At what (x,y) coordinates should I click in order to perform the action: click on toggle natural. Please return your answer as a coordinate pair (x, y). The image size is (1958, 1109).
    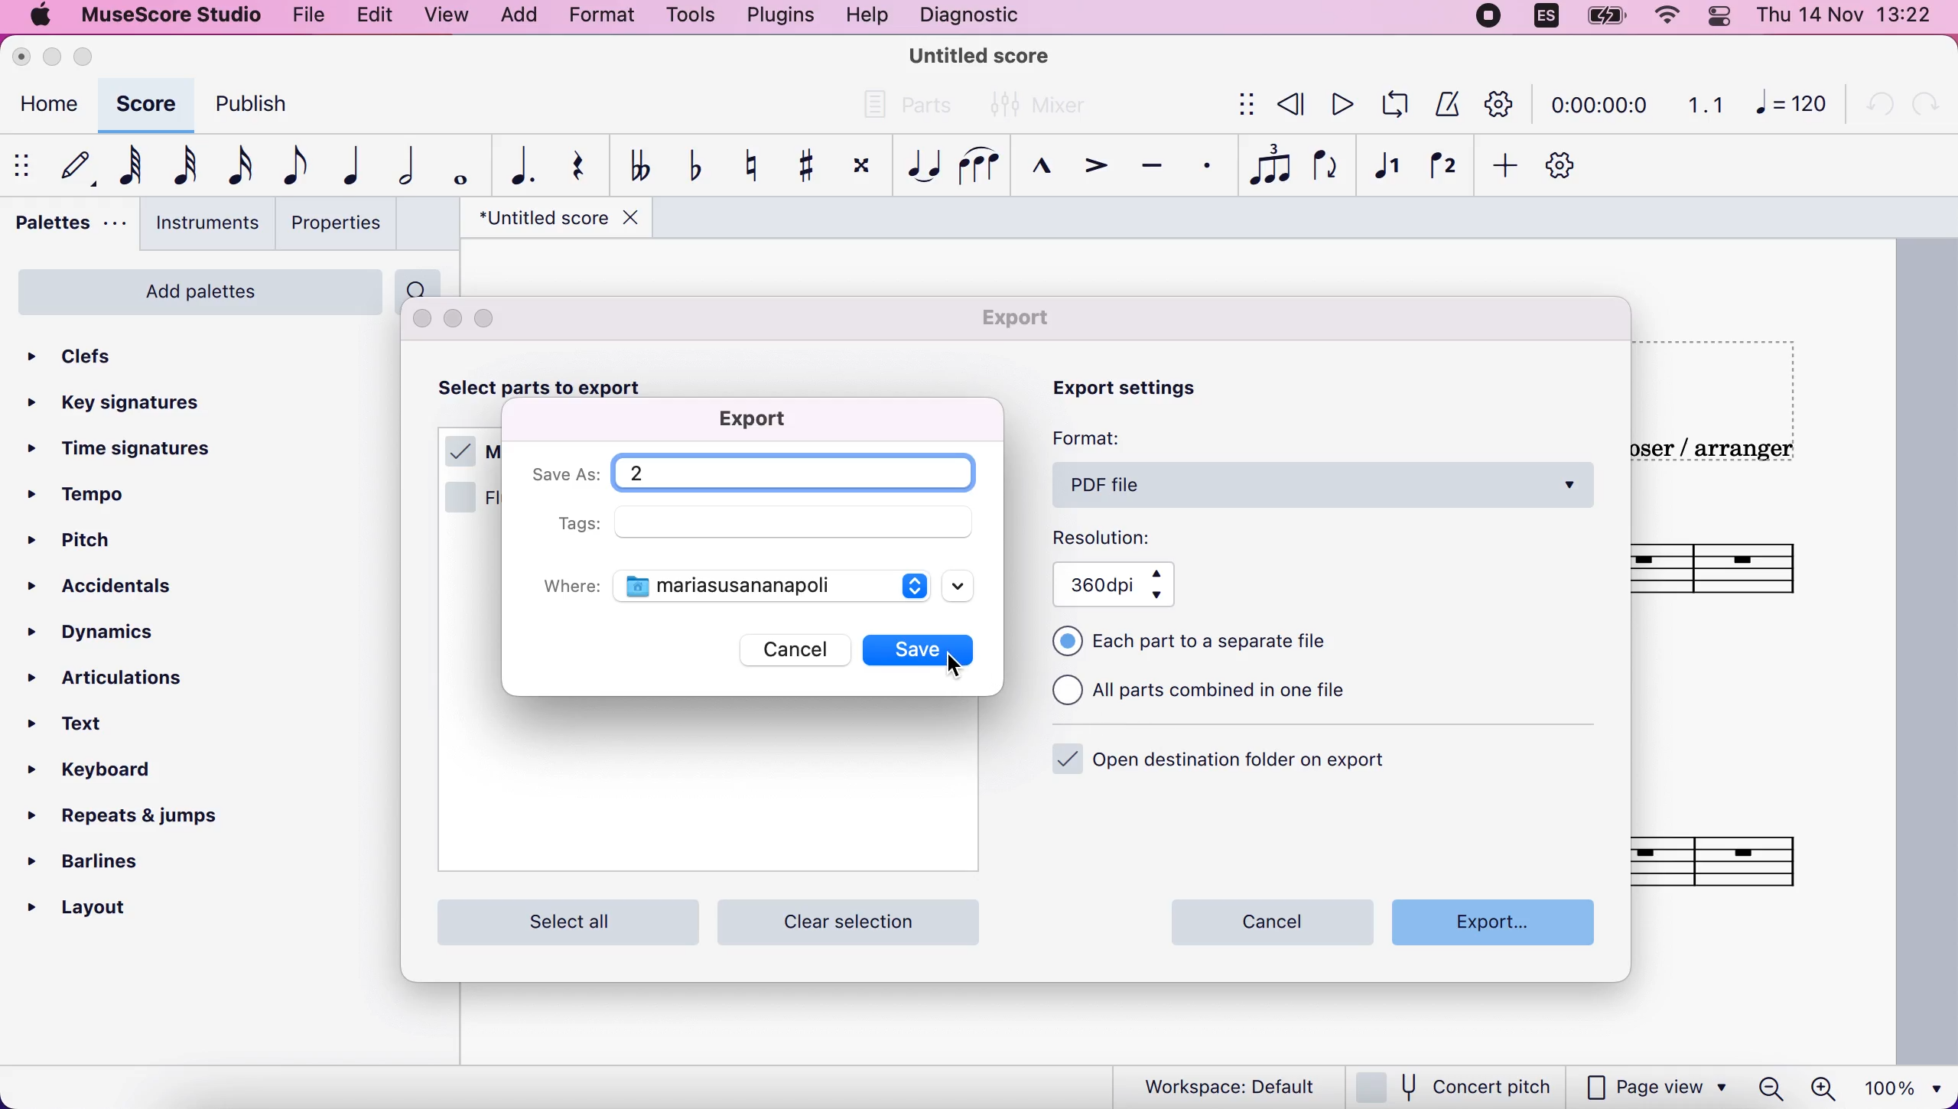
    Looking at the image, I should click on (748, 169).